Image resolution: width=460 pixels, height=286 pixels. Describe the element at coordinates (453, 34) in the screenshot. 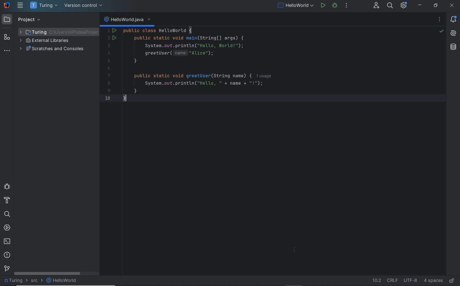

I see `AI Assistant` at that location.